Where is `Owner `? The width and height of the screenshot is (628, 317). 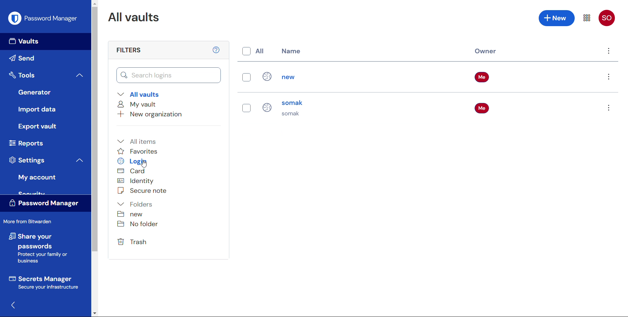
Owner  is located at coordinates (485, 52).